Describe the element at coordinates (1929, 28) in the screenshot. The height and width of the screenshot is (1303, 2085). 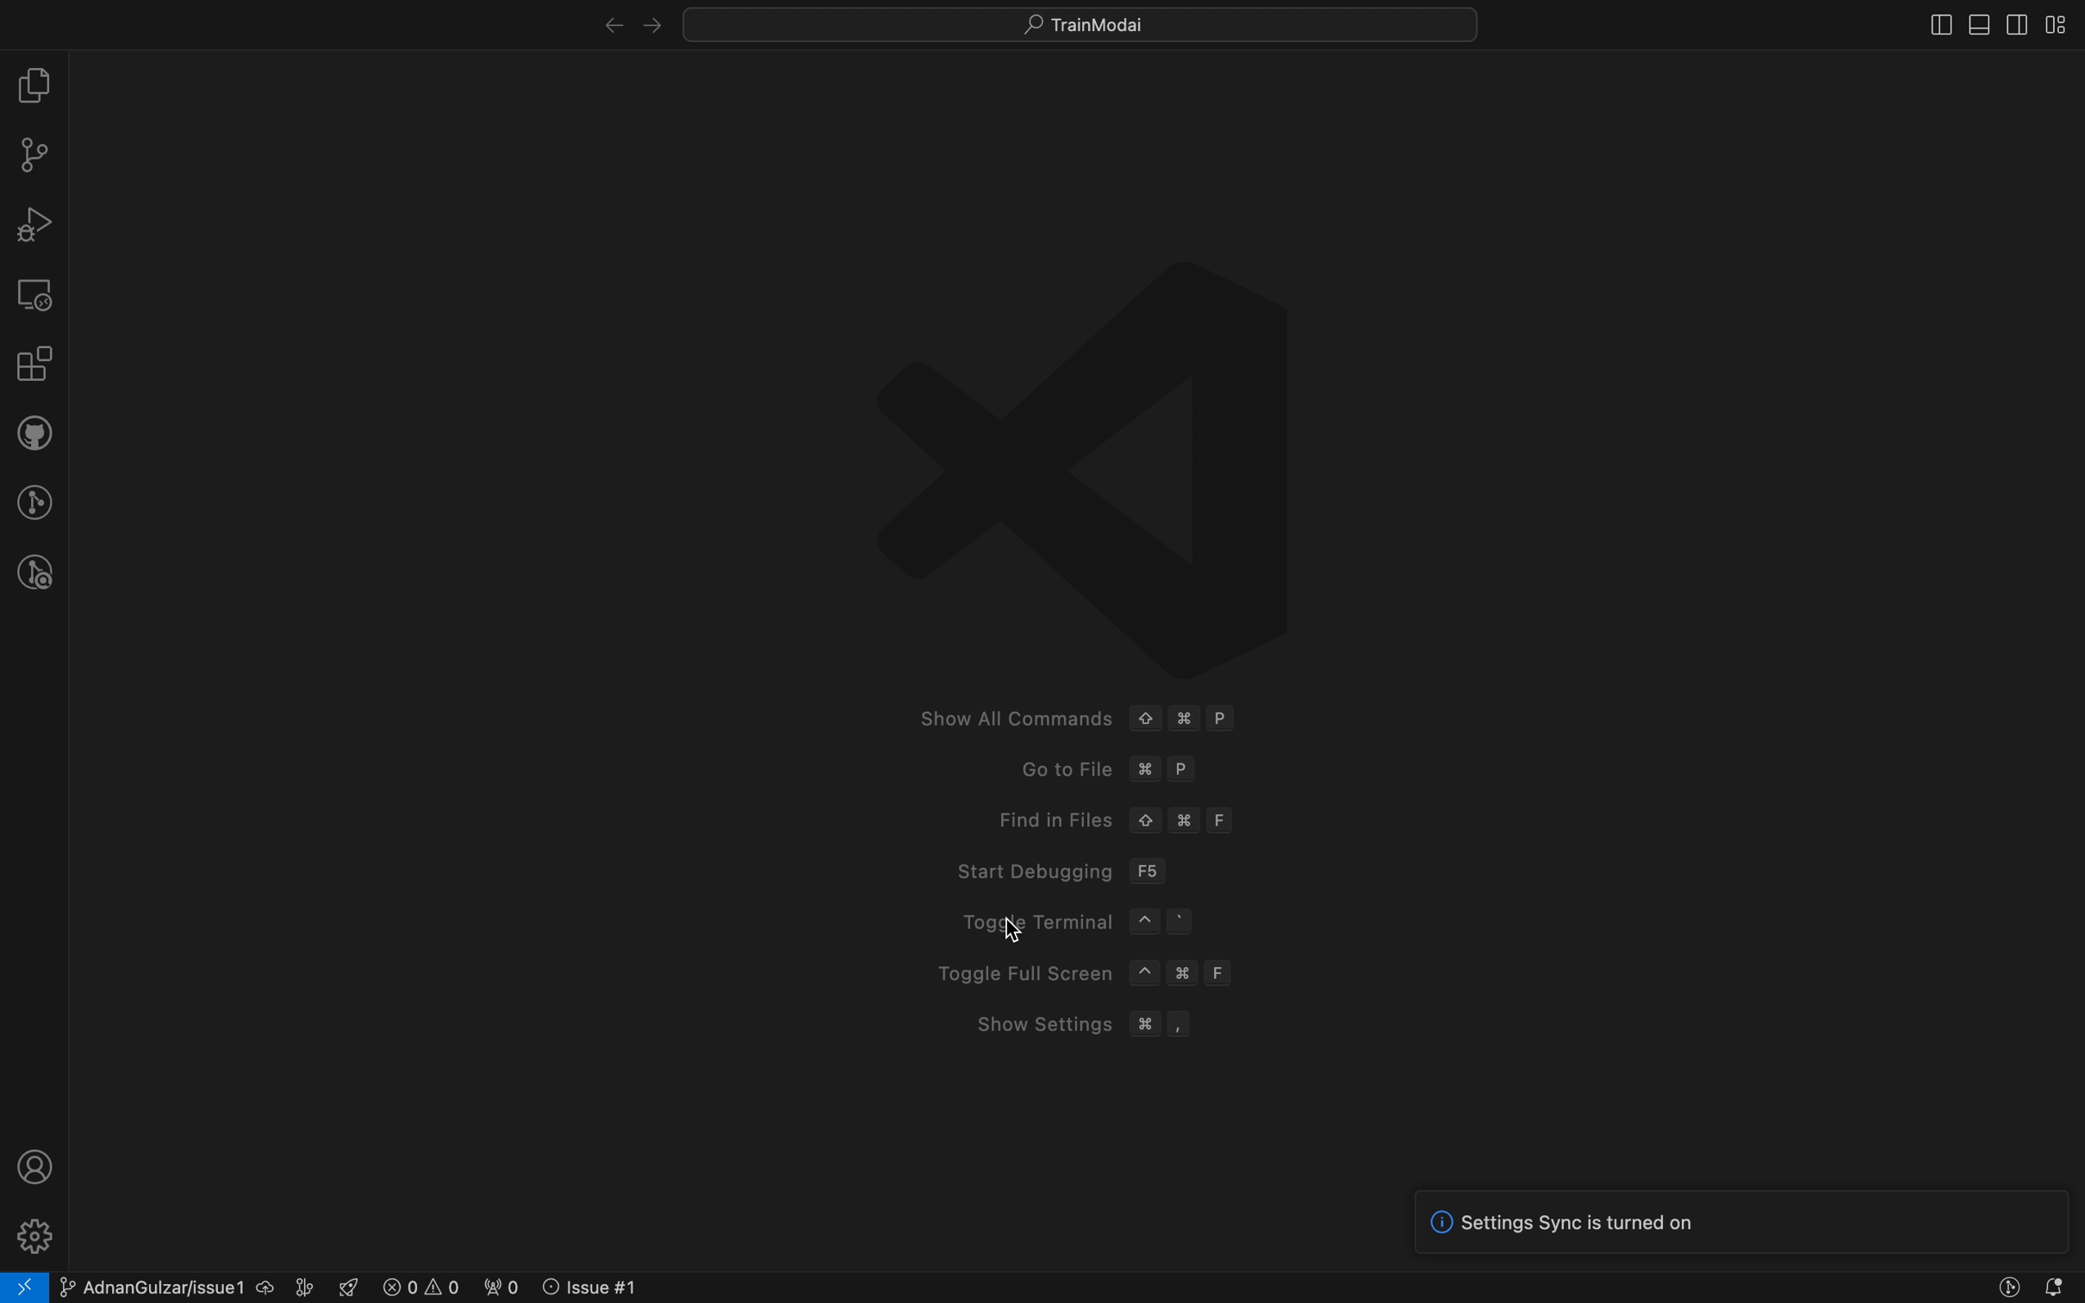
I see `close slidebar` at that location.